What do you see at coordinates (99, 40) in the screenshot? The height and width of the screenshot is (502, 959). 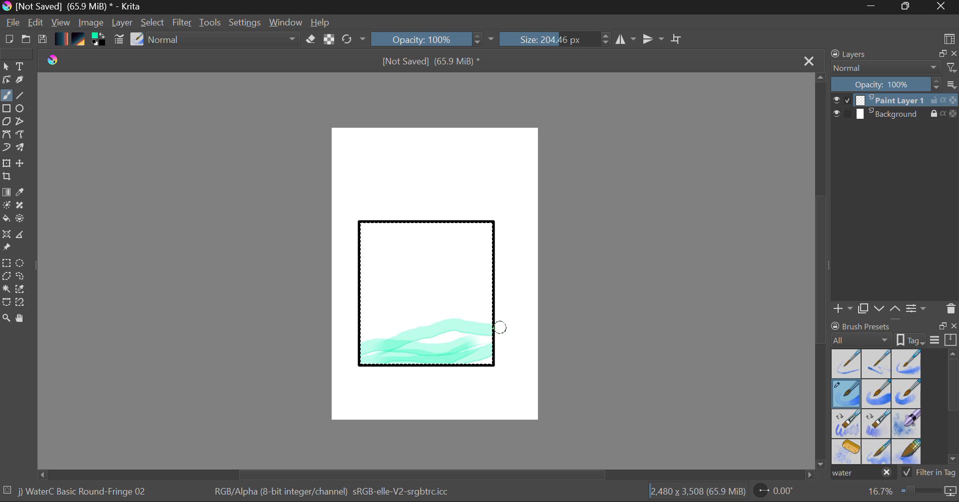 I see `Colors in use` at bounding box center [99, 40].